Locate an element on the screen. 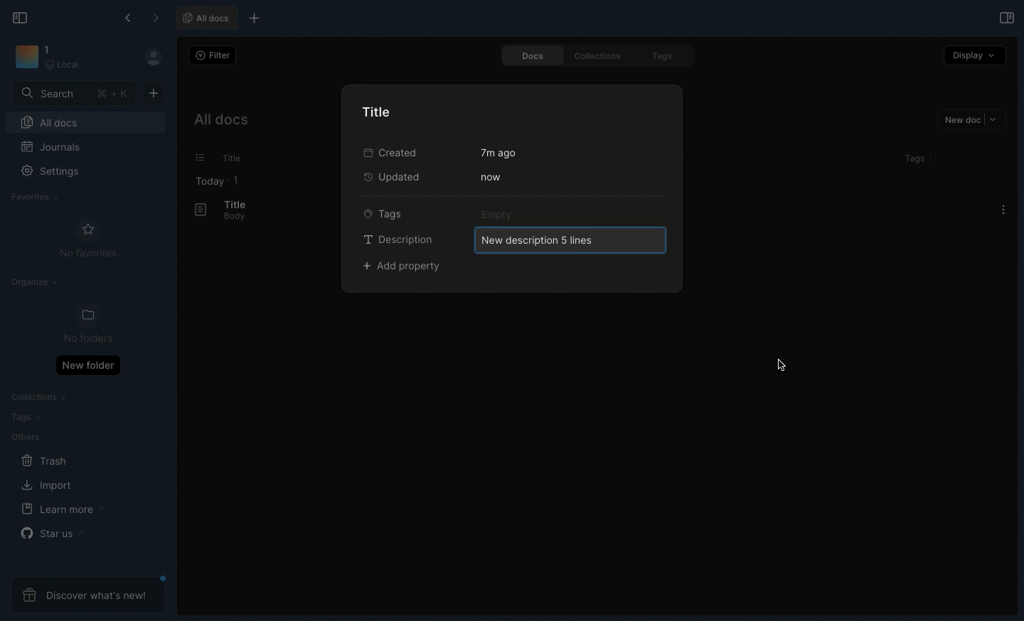 The width and height of the screenshot is (1024, 621). Trash is located at coordinates (45, 461).